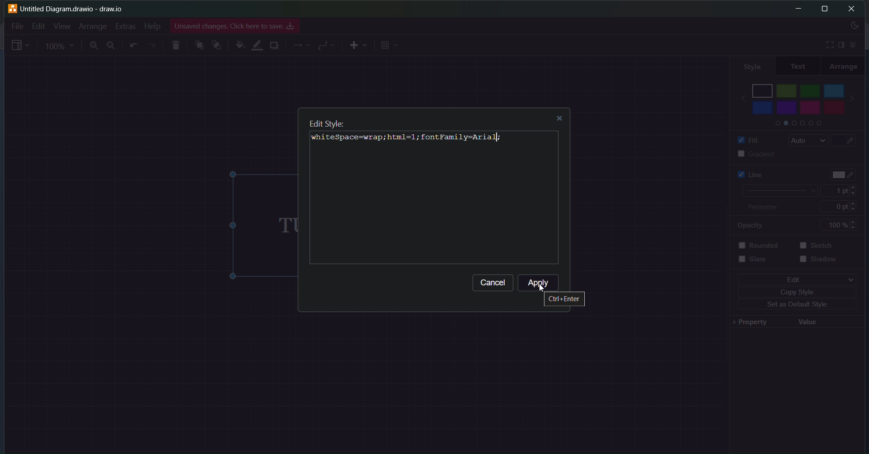  What do you see at coordinates (562, 299) in the screenshot?
I see `Ctrl + Enter` at bounding box center [562, 299].